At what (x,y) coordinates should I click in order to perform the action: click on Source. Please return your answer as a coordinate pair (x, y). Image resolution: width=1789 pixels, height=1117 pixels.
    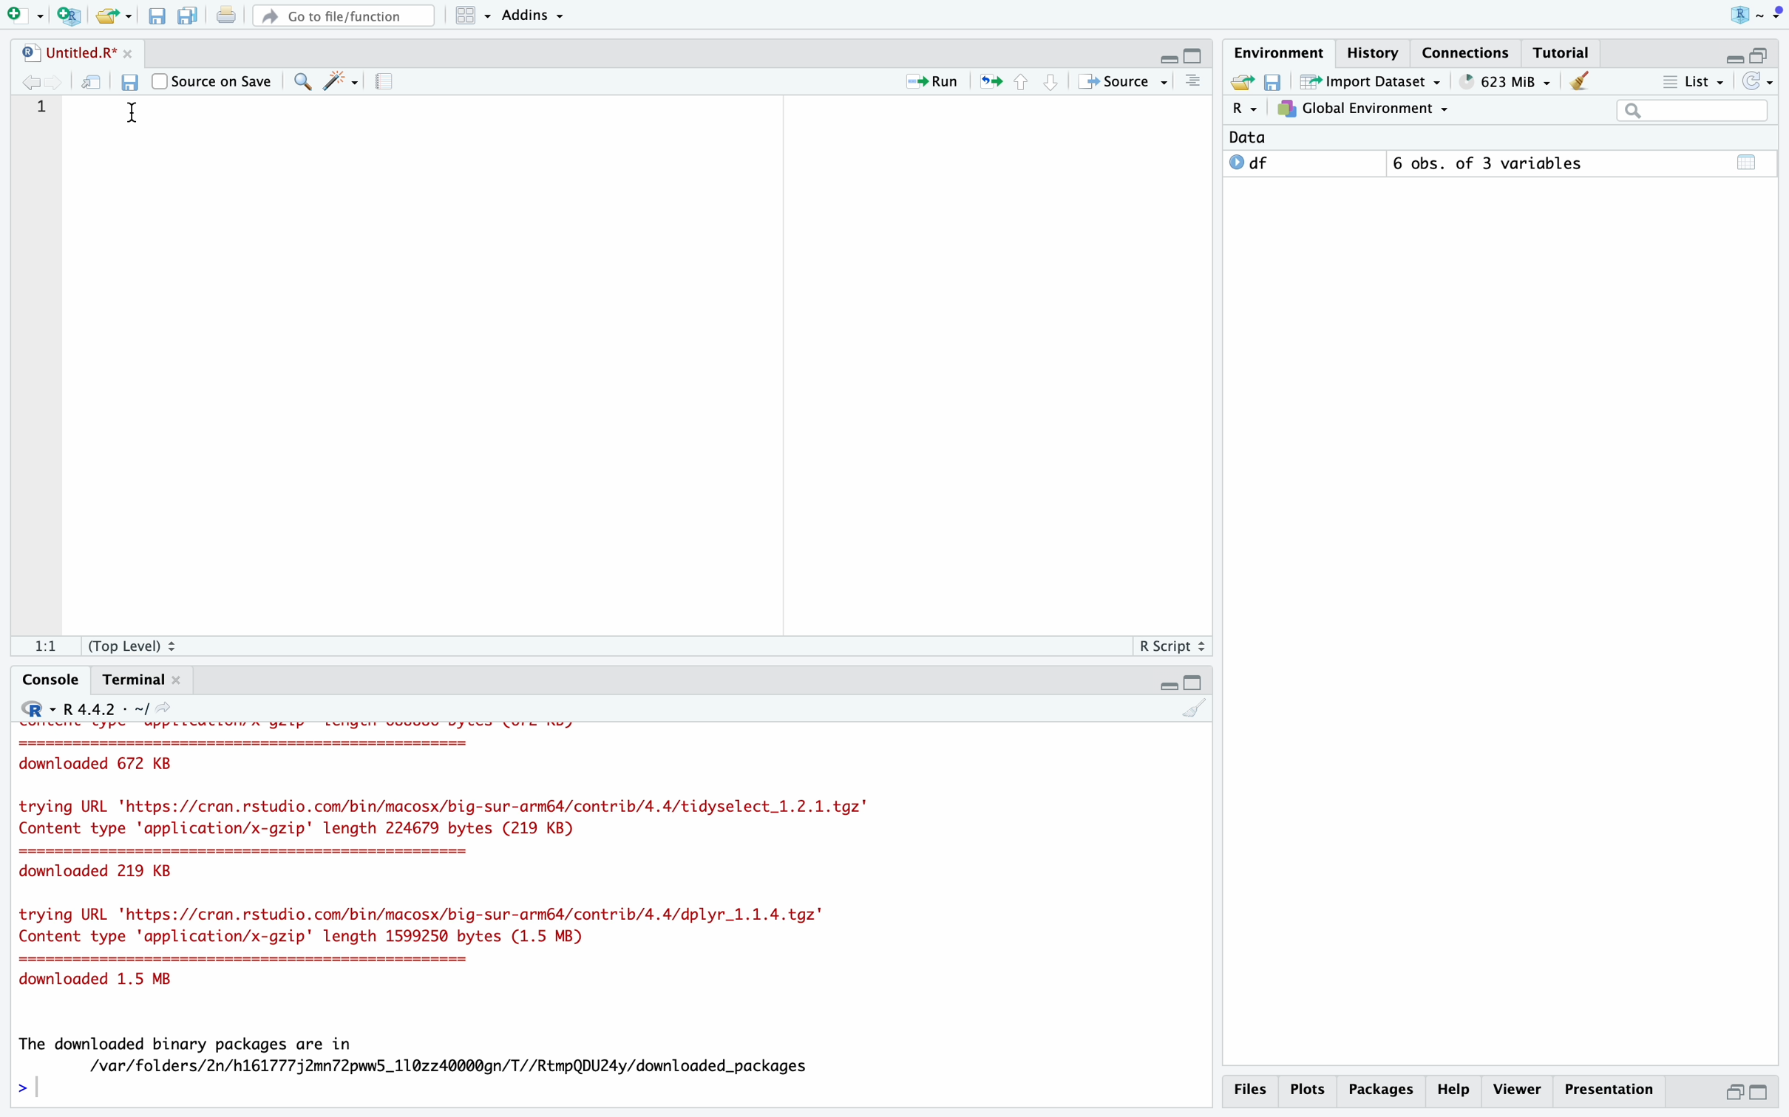
    Looking at the image, I should click on (1123, 81).